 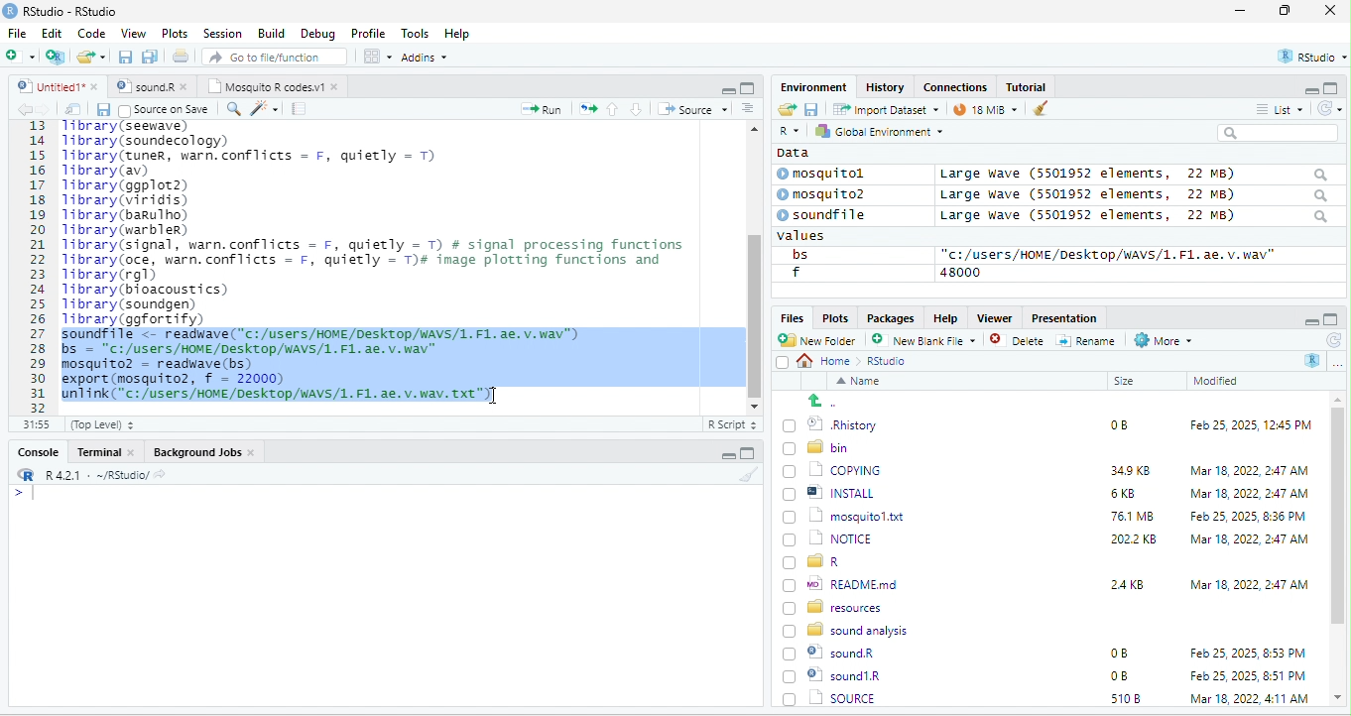 I want to click on Mosquito R codes.v1, so click(x=274, y=86).